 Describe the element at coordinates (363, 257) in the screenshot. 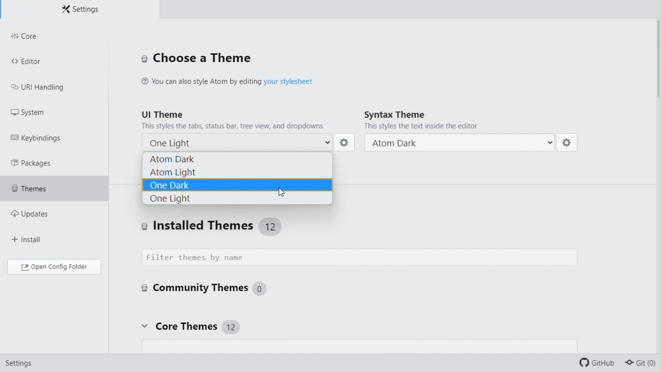

I see `Filter themes by name` at that location.